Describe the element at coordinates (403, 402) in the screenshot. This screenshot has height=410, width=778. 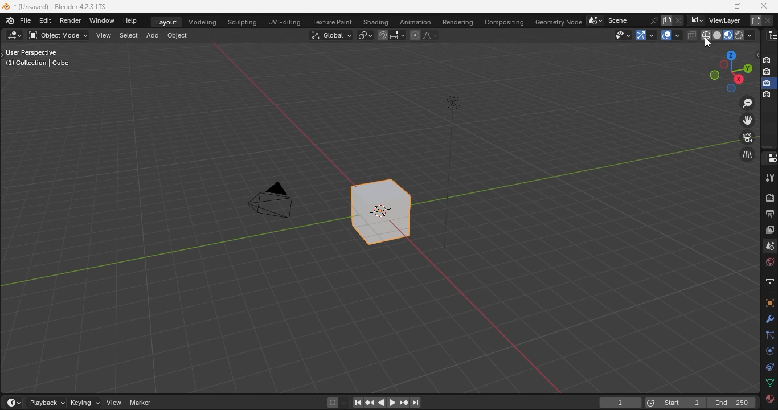
I see `jump to key frame` at that location.